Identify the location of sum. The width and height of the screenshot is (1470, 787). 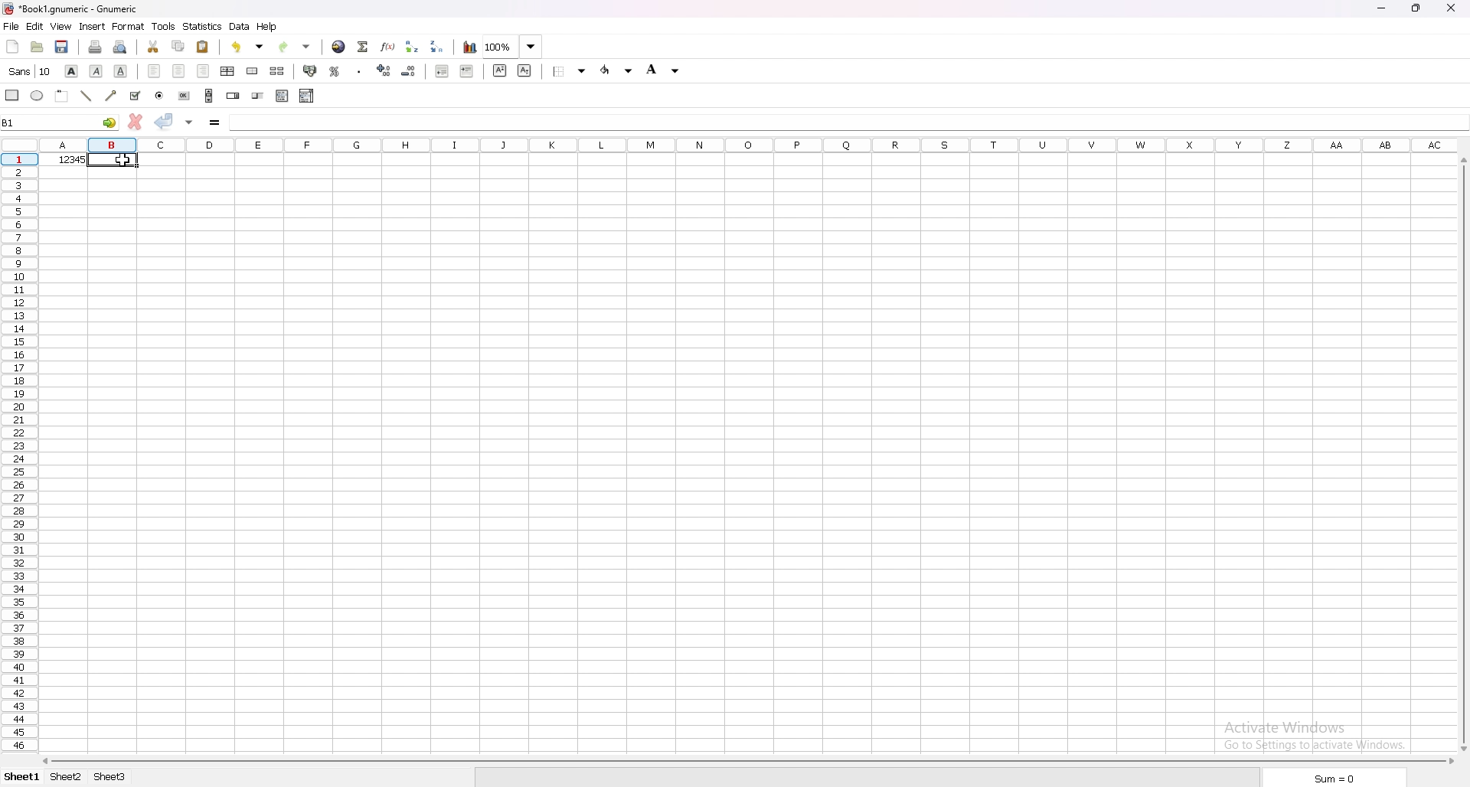
(1337, 778).